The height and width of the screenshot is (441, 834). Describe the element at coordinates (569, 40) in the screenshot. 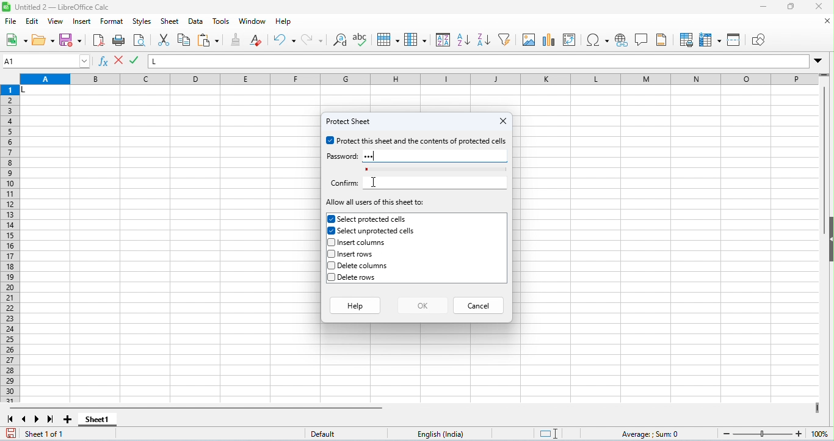

I see `insert / add pivot table` at that location.